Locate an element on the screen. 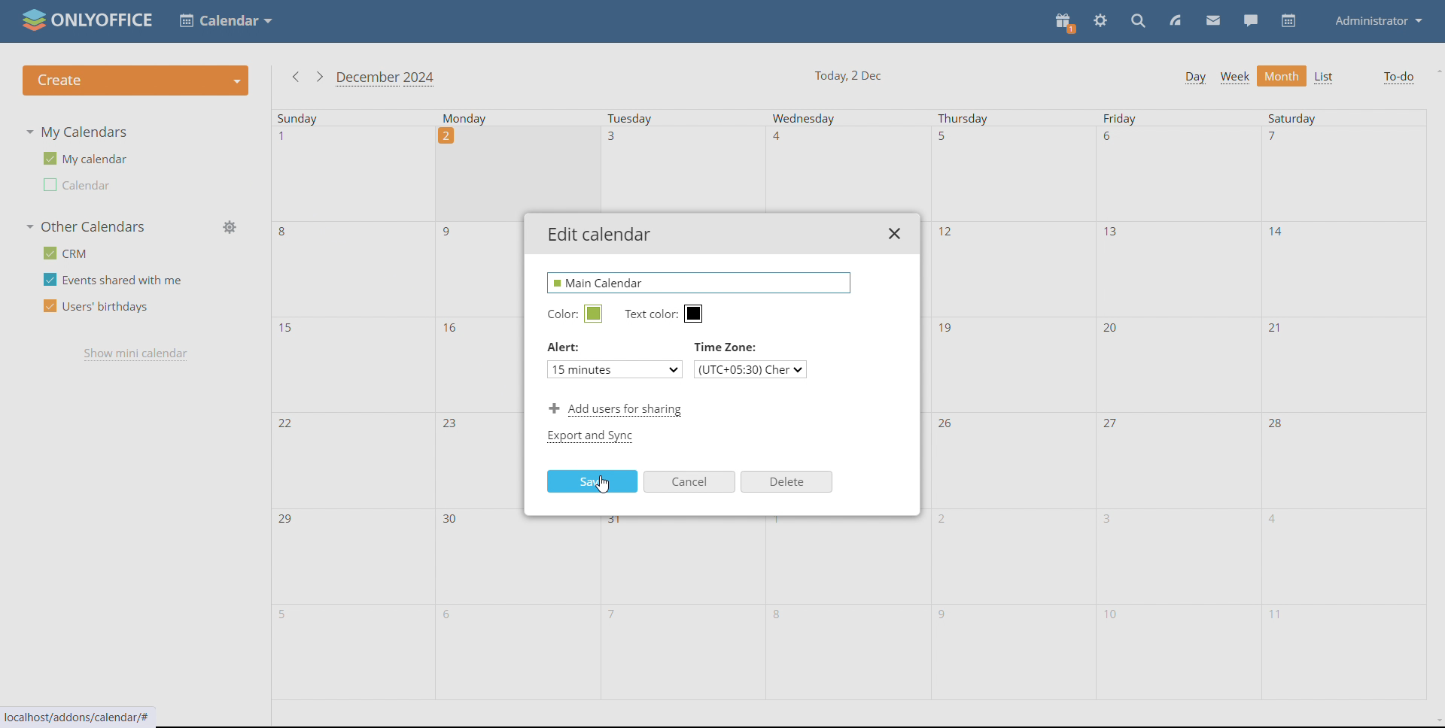 This screenshot has height=728, width=1445. cursor is located at coordinates (606, 488).